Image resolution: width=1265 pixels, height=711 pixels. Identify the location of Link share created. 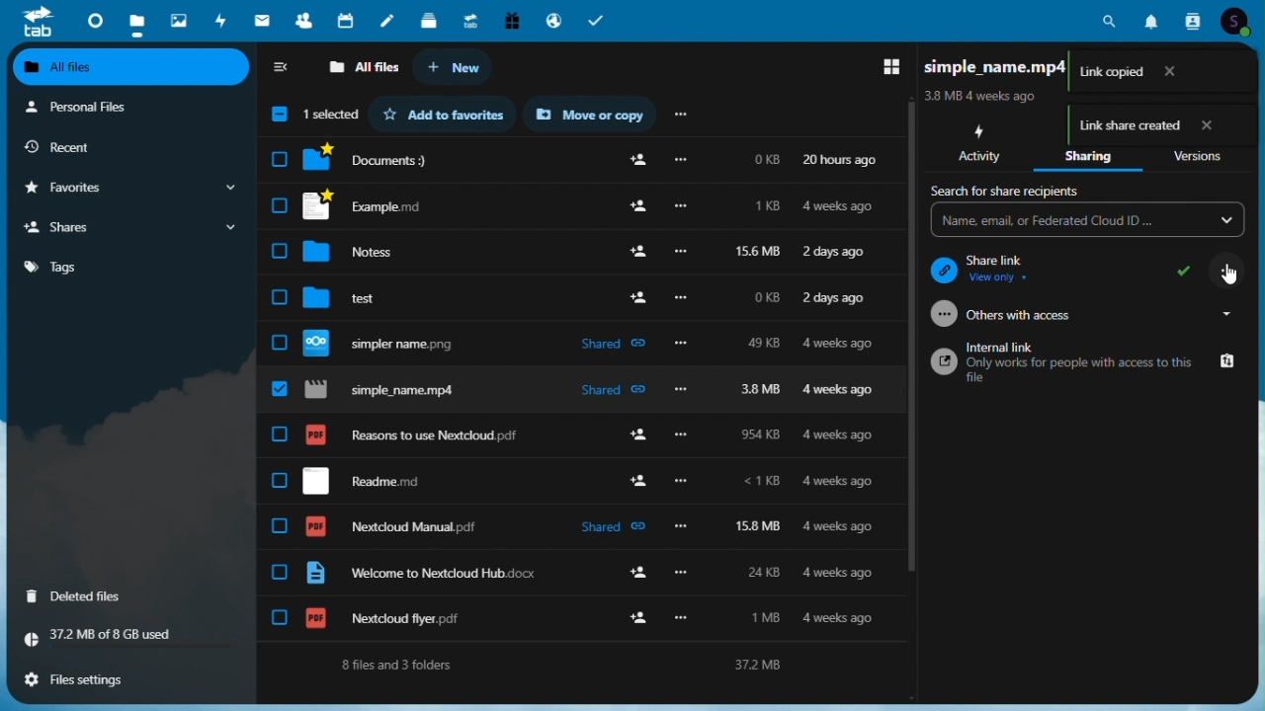
(1157, 125).